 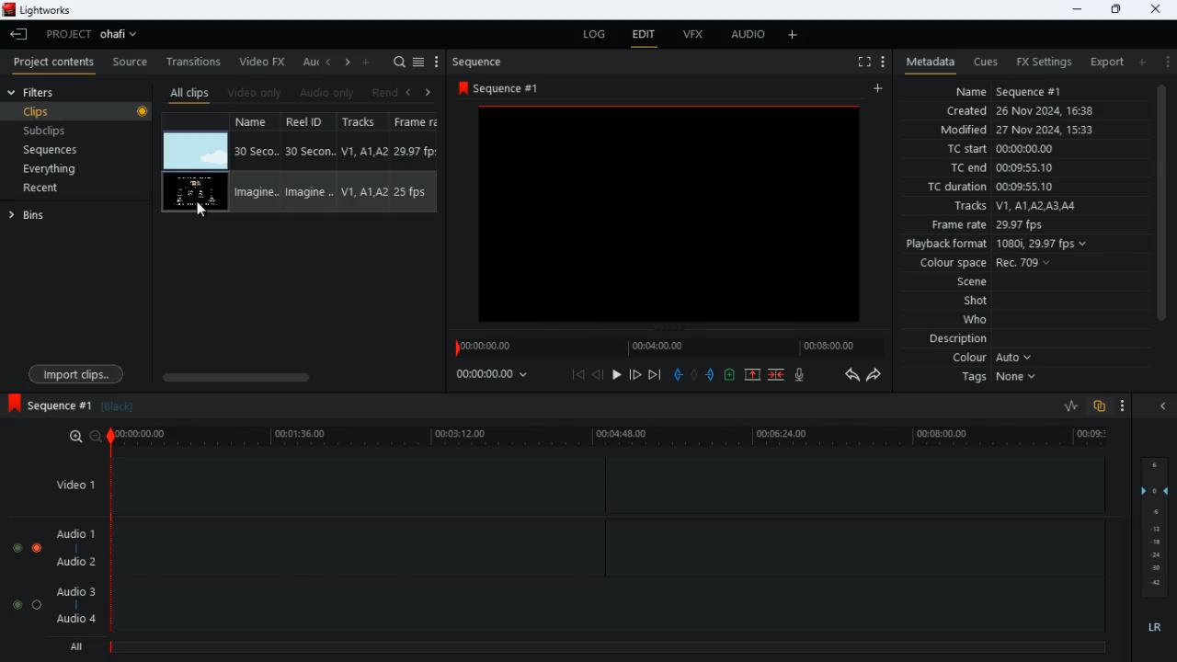 I want to click on more, so click(x=437, y=62).